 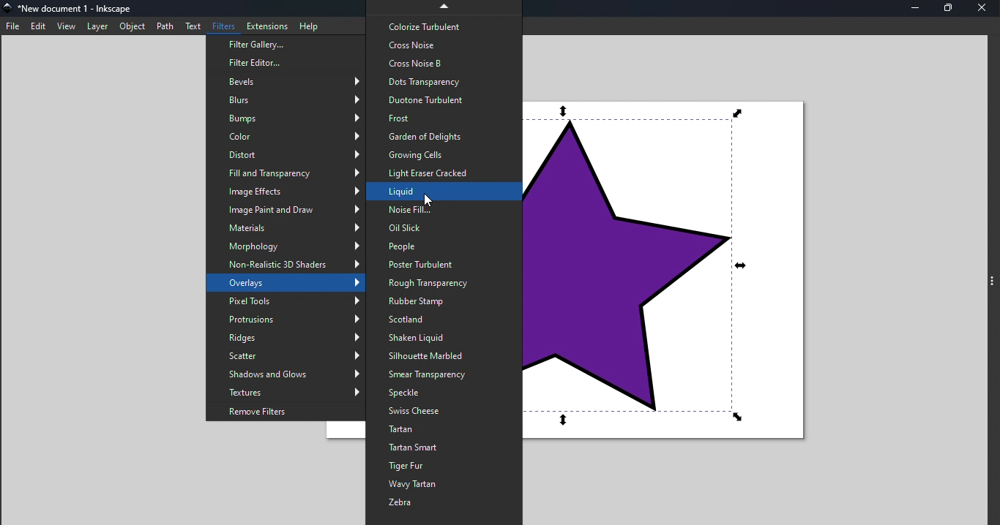 What do you see at coordinates (287, 264) in the screenshot?
I see `Non realistic 3D Shades` at bounding box center [287, 264].